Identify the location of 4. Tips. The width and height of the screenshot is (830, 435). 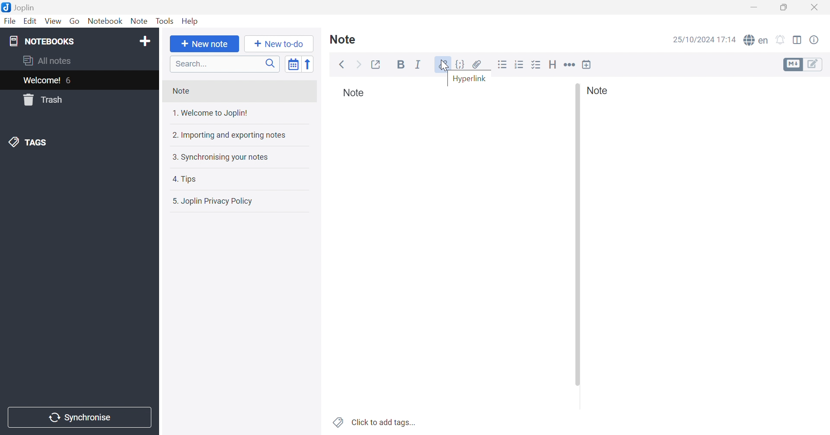
(236, 180).